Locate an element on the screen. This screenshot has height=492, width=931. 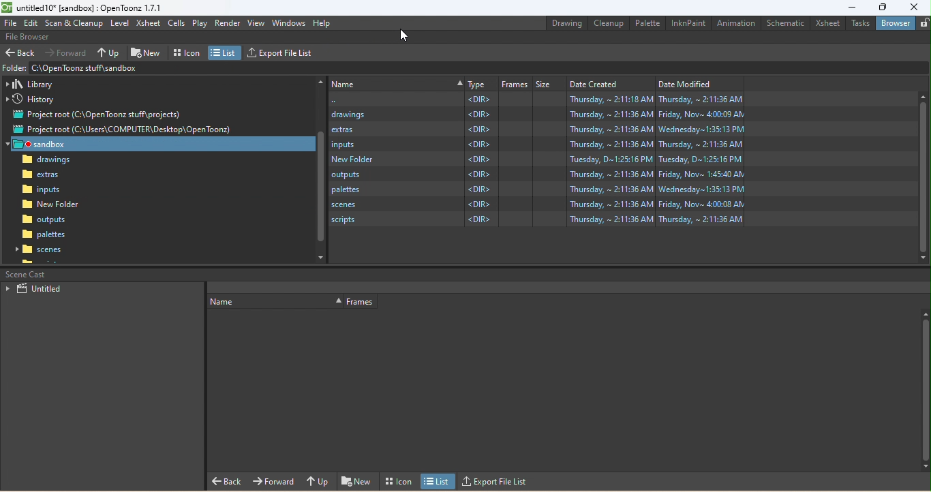
Order is located at coordinates (397, 82).